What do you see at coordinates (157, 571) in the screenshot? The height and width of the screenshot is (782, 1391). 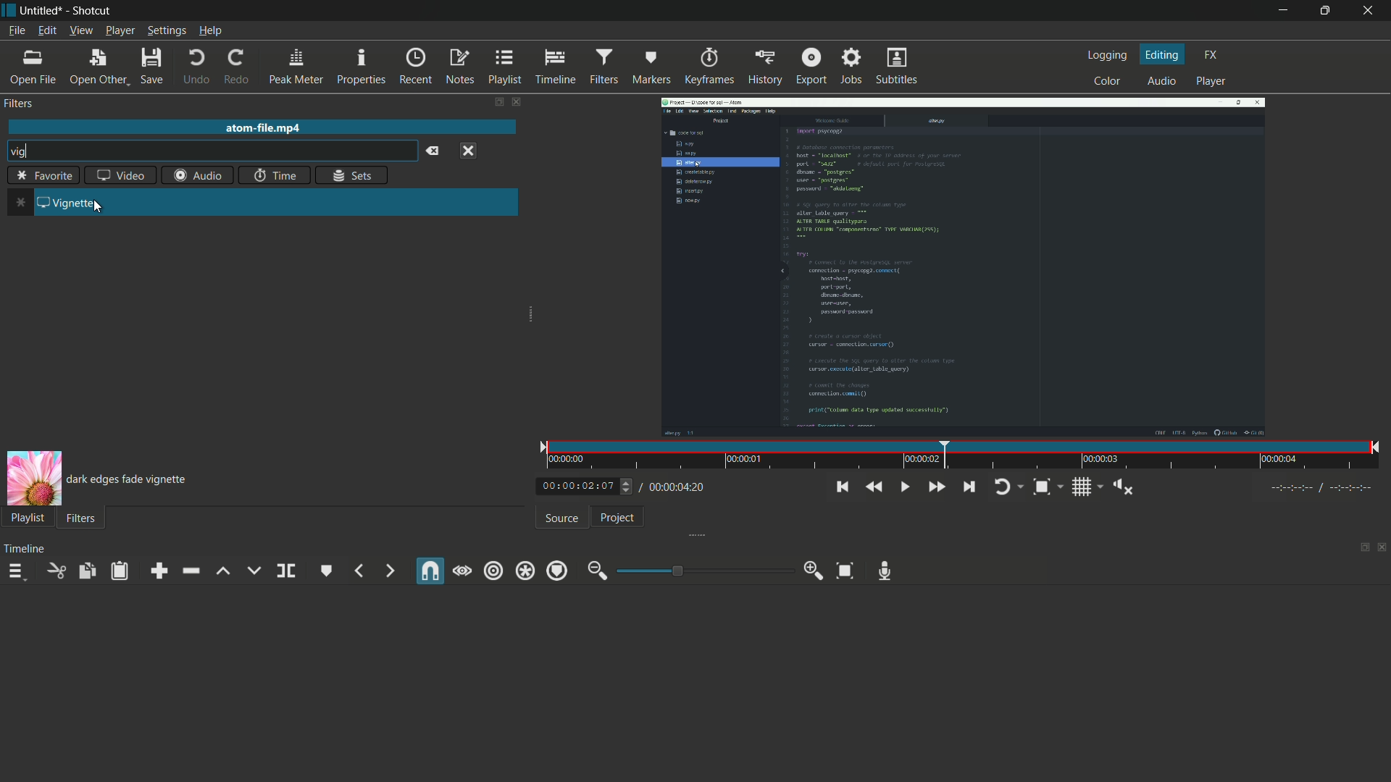 I see `append` at bounding box center [157, 571].